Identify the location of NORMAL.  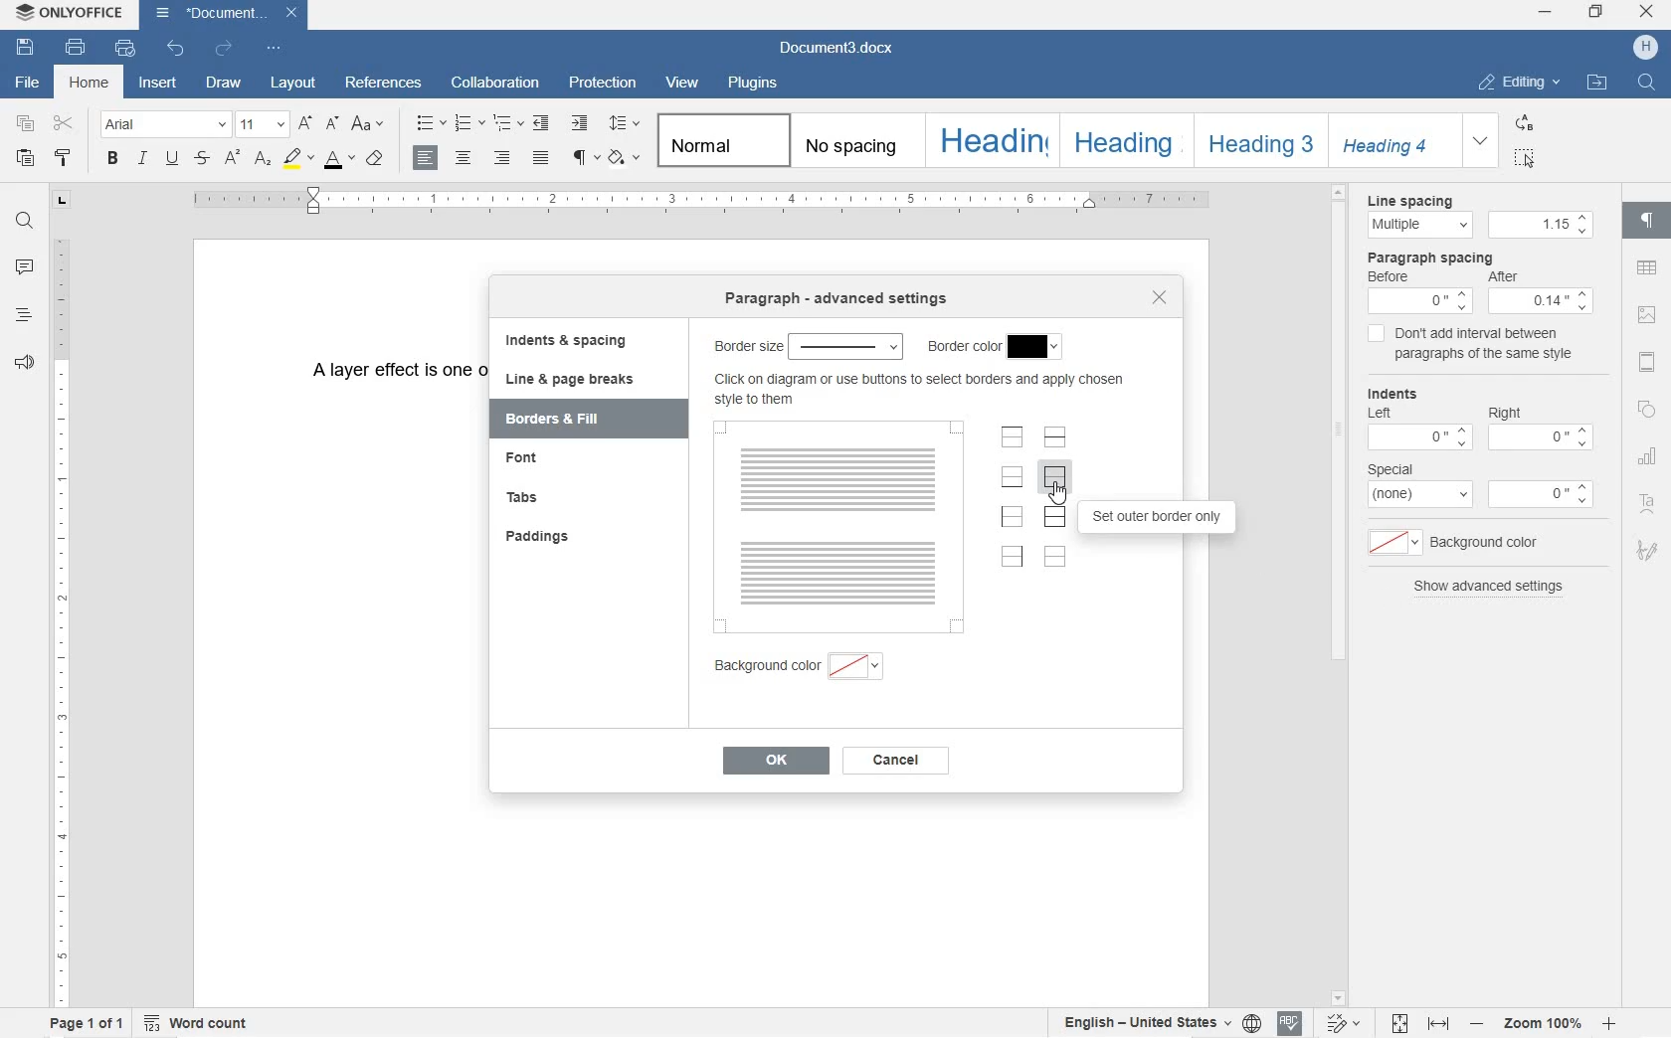
(719, 138).